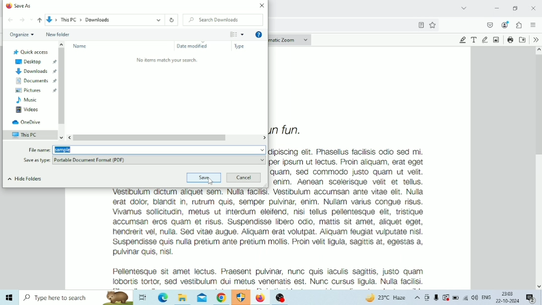  Describe the element at coordinates (417, 298) in the screenshot. I see `Show hidden icons` at that location.